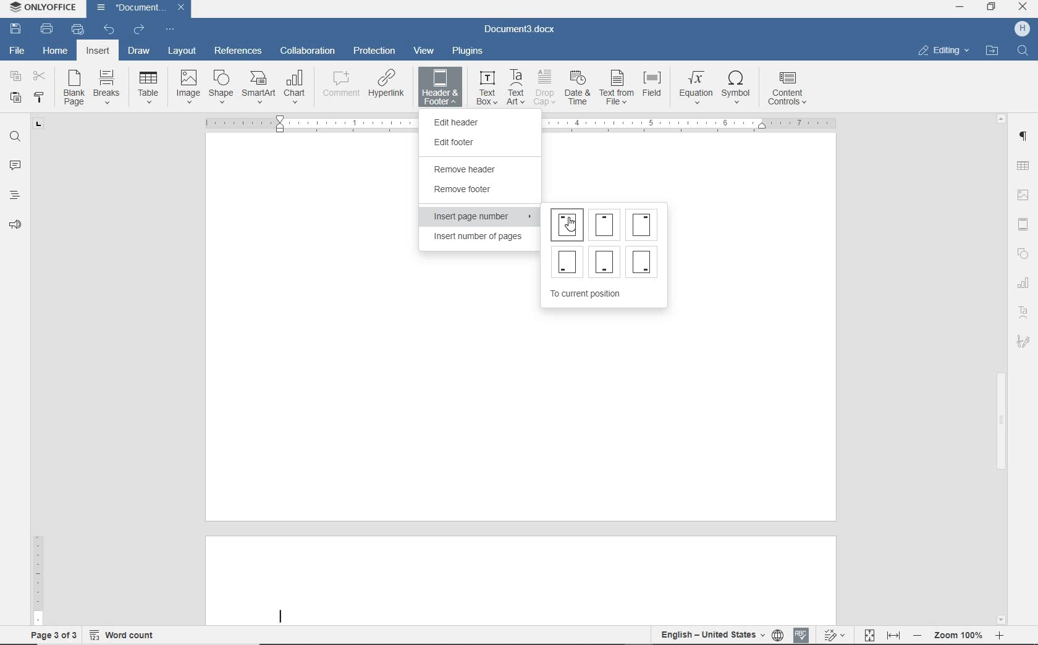  I want to click on HEADINGS, so click(12, 196).